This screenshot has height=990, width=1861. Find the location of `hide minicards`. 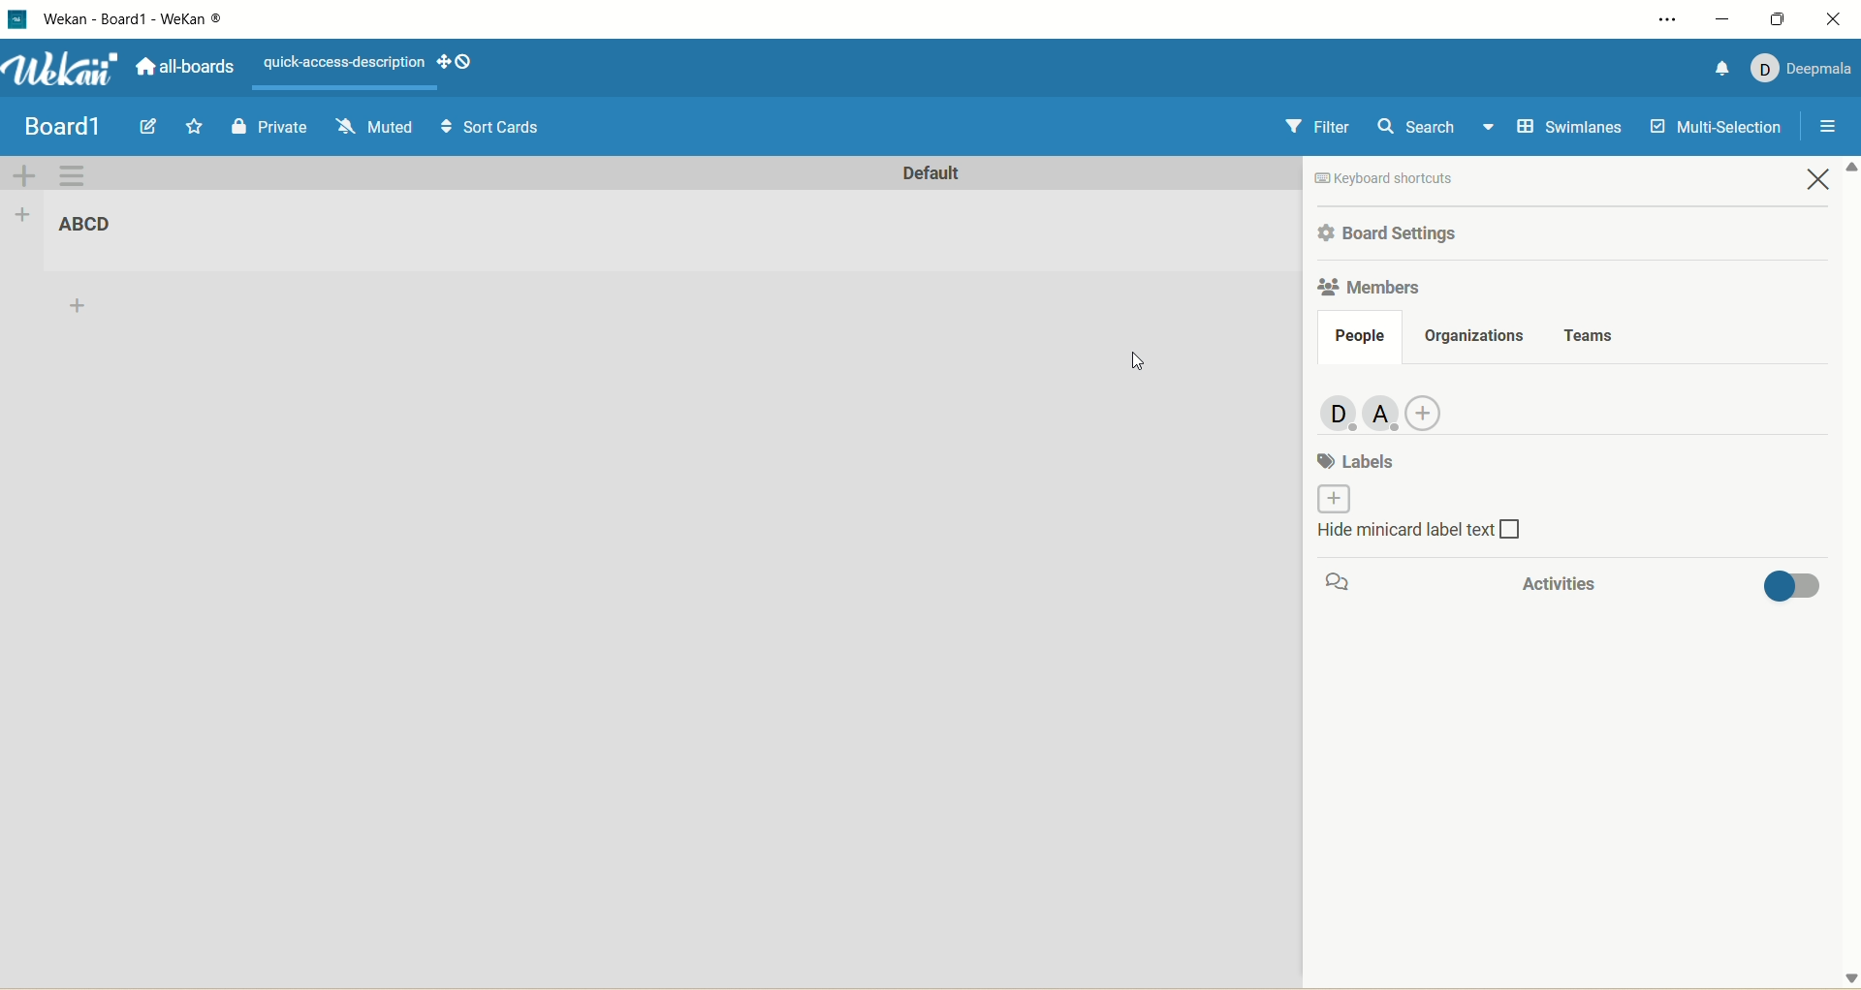

hide minicards is located at coordinates (1441, 536).